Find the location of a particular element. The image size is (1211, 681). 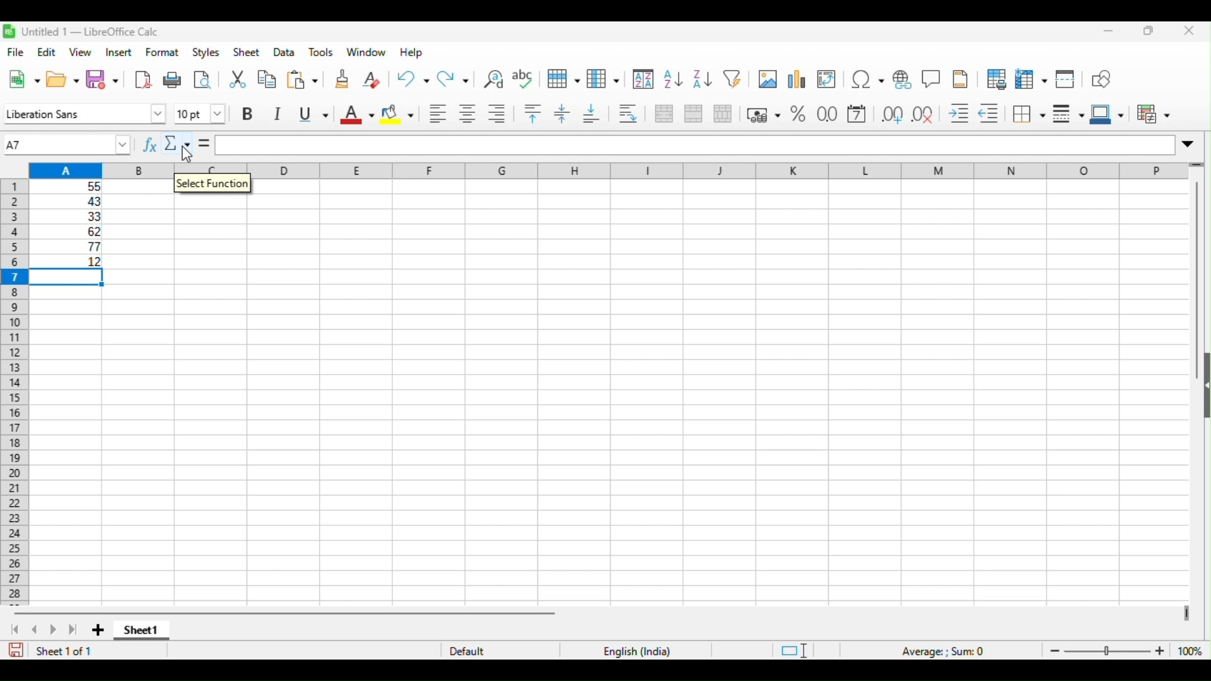

format as currency is located at coordinates (764, 115).